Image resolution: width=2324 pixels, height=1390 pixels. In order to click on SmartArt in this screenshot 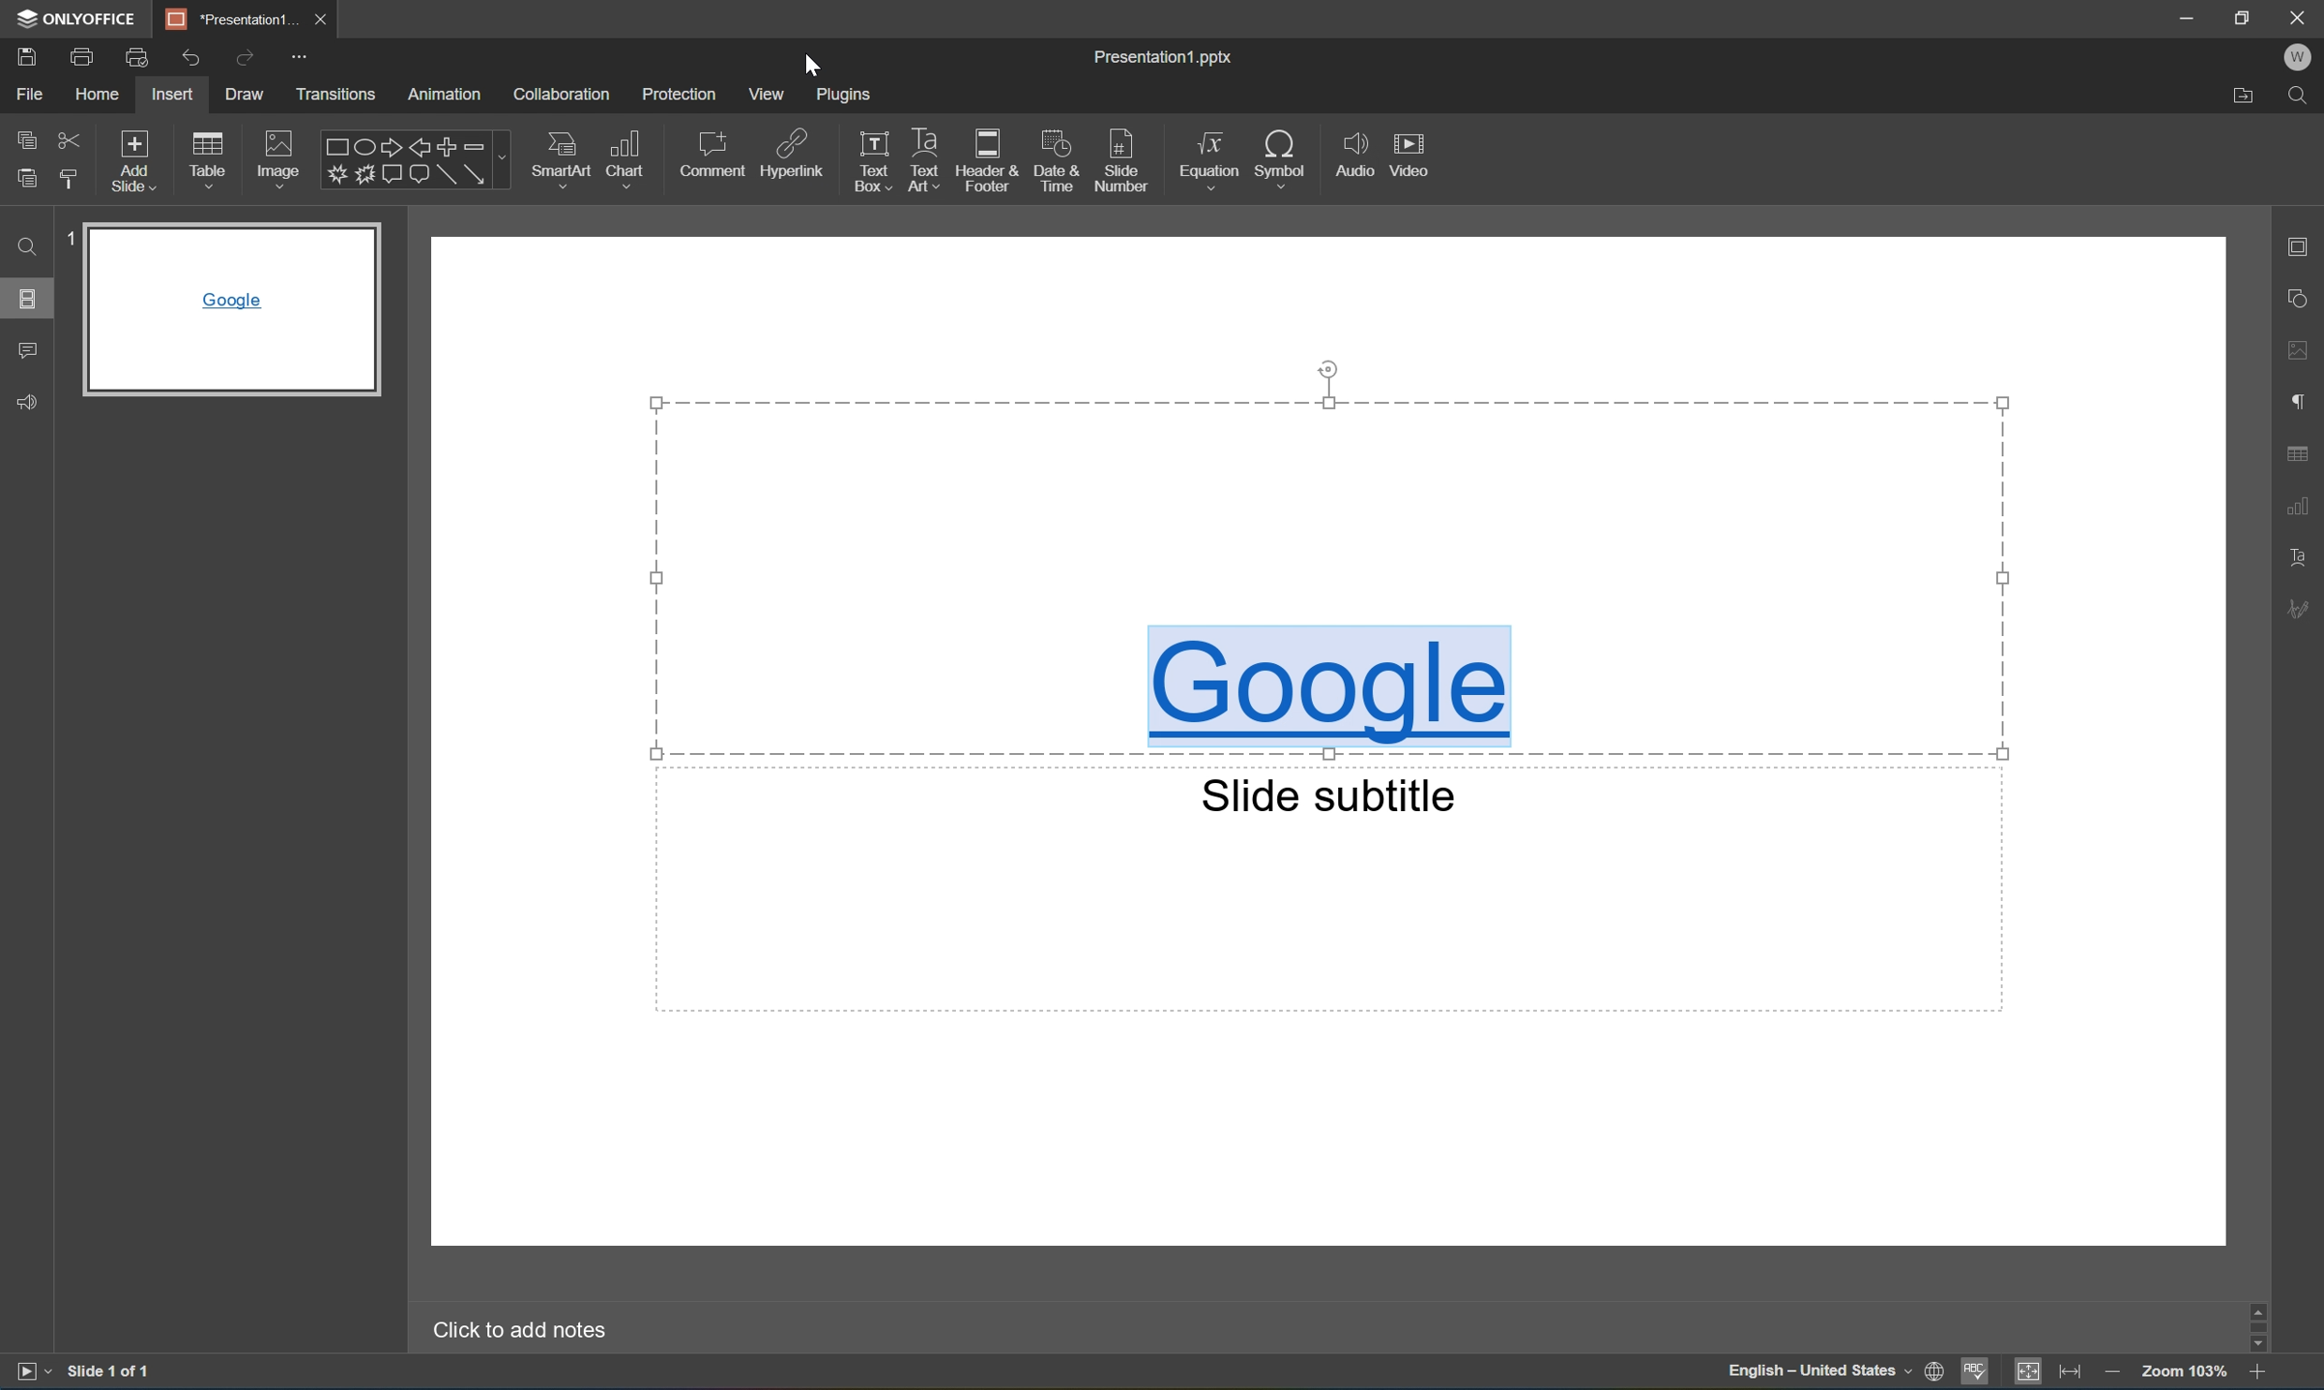, I will do `click(563, 161)`.